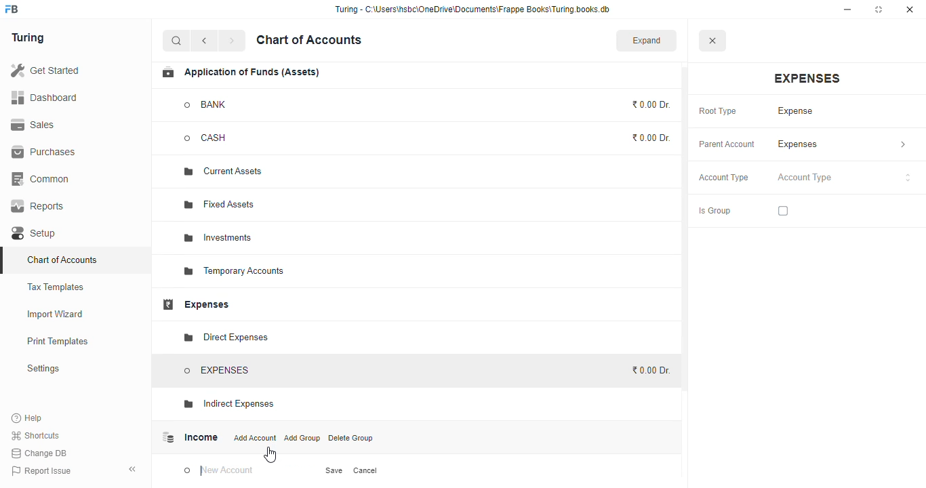  What do you see at coordinates (234, 272) in the screenshot?
I see `temporary accounts` at bounding box center [234, 272].